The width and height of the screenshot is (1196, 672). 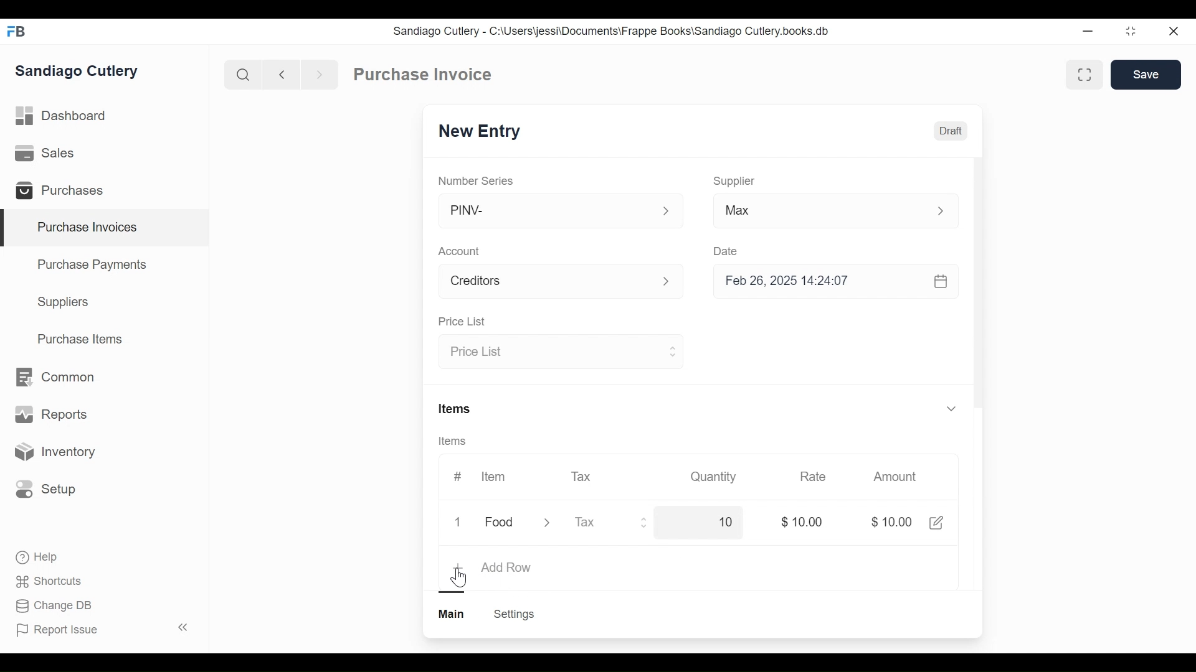 I want to click on Common, so click(x=54, y=377).